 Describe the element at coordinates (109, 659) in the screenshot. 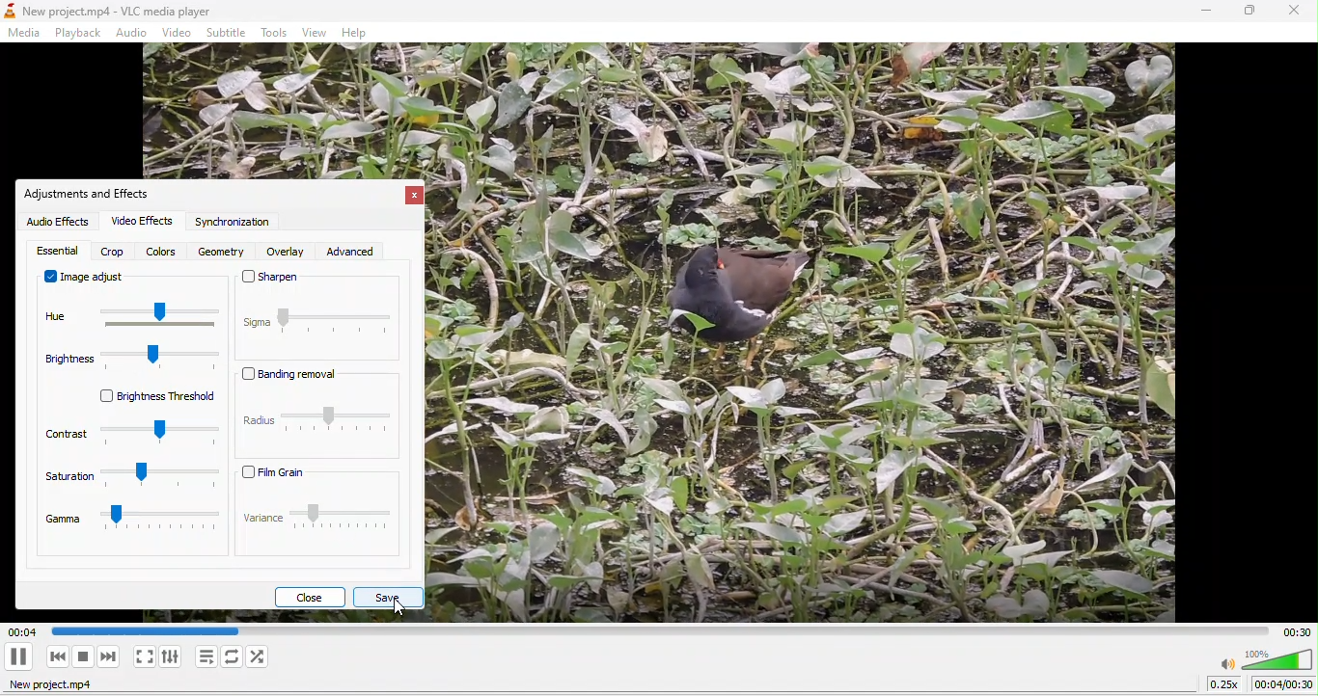

I see `next media` at that location.